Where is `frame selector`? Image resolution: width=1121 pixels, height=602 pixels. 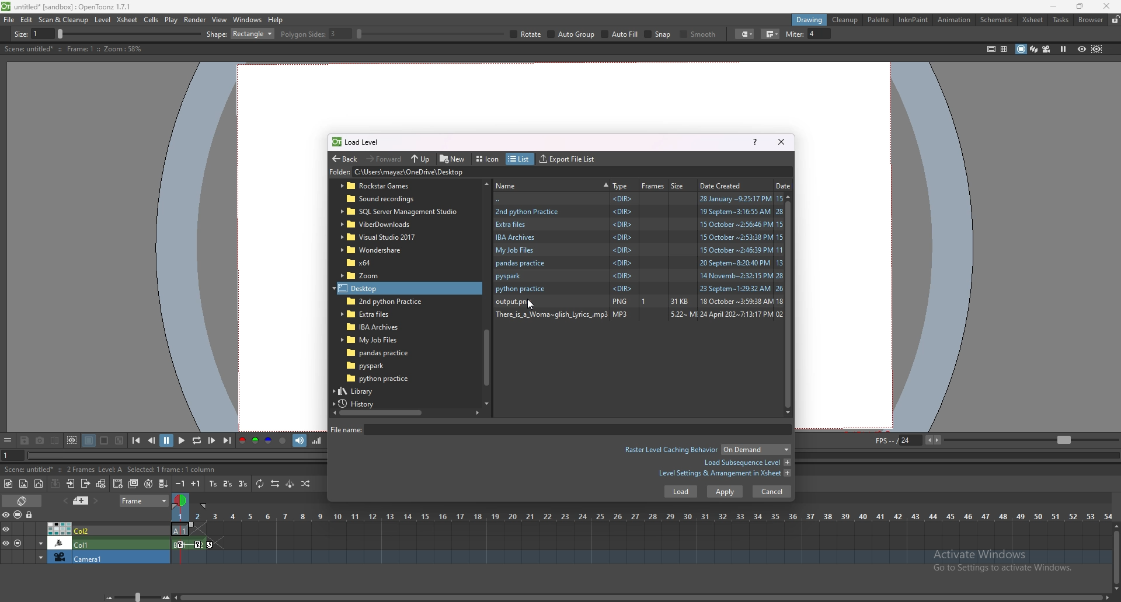
frame selector is located at coordinates (182, 500).